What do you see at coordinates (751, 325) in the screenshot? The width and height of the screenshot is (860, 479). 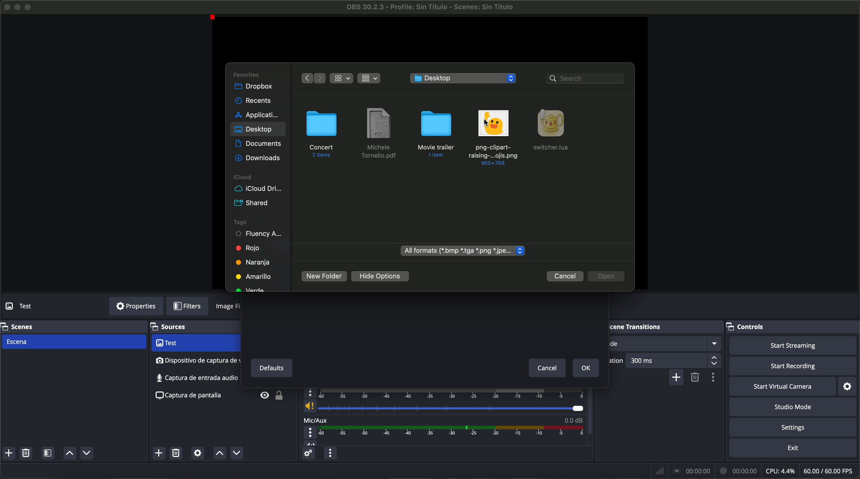 I see `controls` at bounding box center [751, 325].